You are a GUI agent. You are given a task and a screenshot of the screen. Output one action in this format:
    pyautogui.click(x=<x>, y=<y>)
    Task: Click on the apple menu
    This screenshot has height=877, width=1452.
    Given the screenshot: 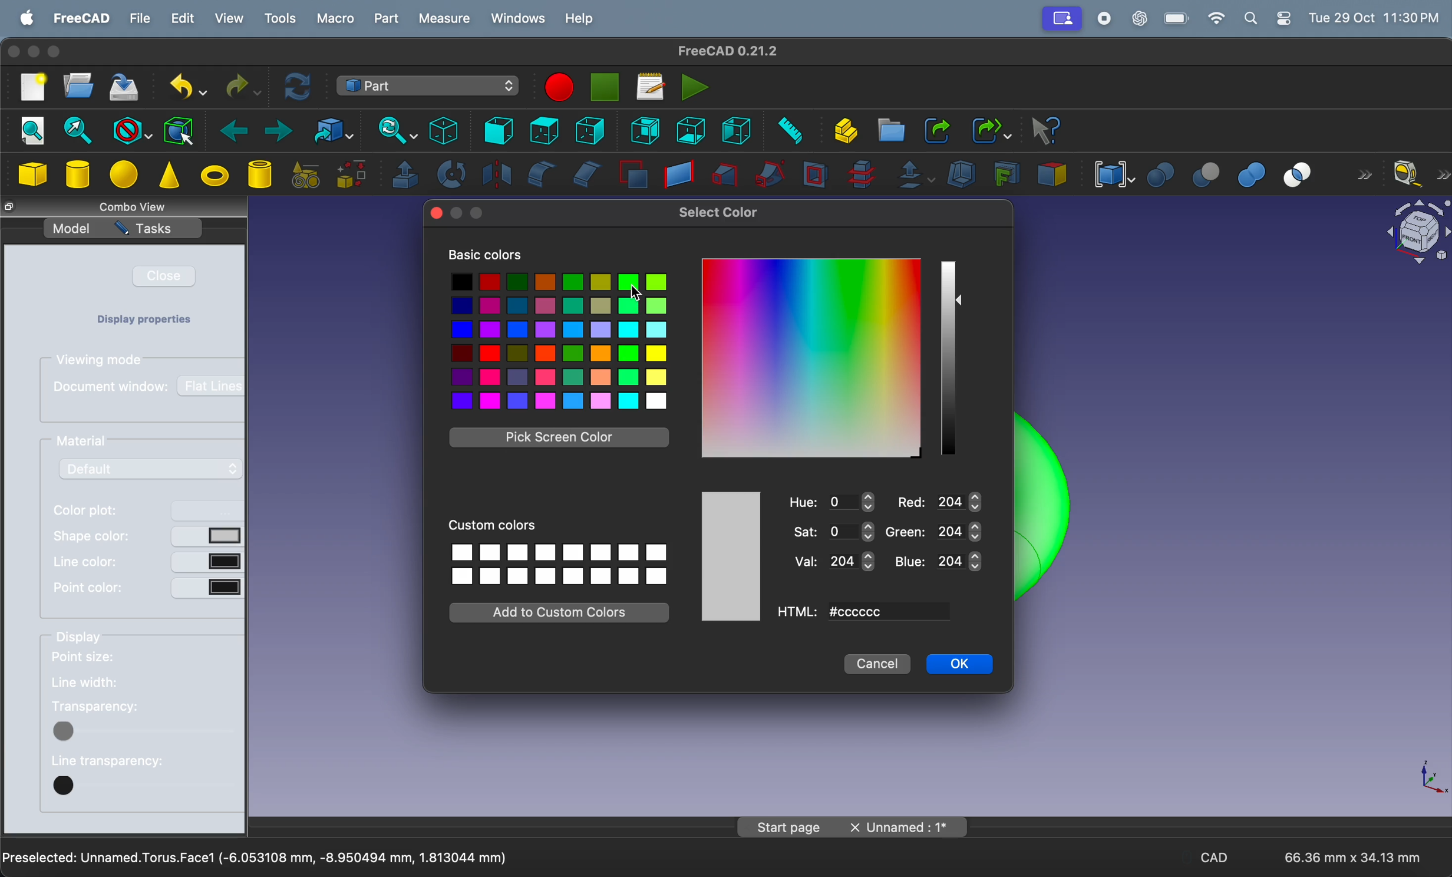 What is the action you would take?
    pyautogui.click(x=23, y=17)
    